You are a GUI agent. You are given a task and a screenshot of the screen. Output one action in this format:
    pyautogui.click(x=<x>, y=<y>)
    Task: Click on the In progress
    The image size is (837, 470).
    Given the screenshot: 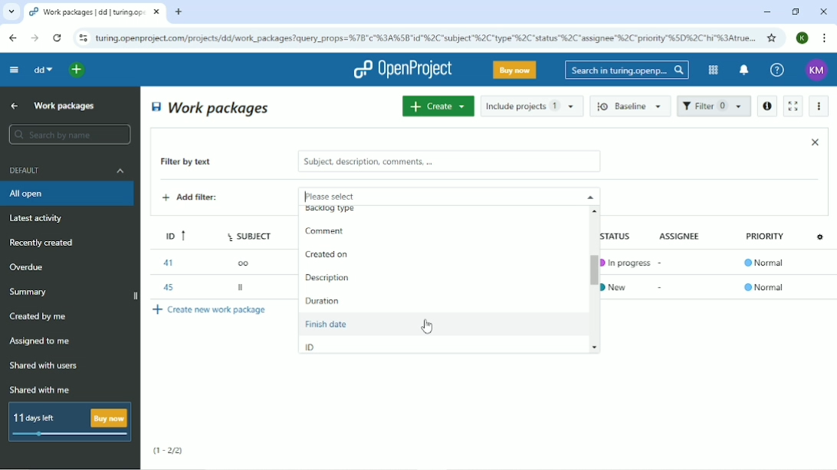 What is the action you would take?
    pyautogui.click(x=625, y=263)
    